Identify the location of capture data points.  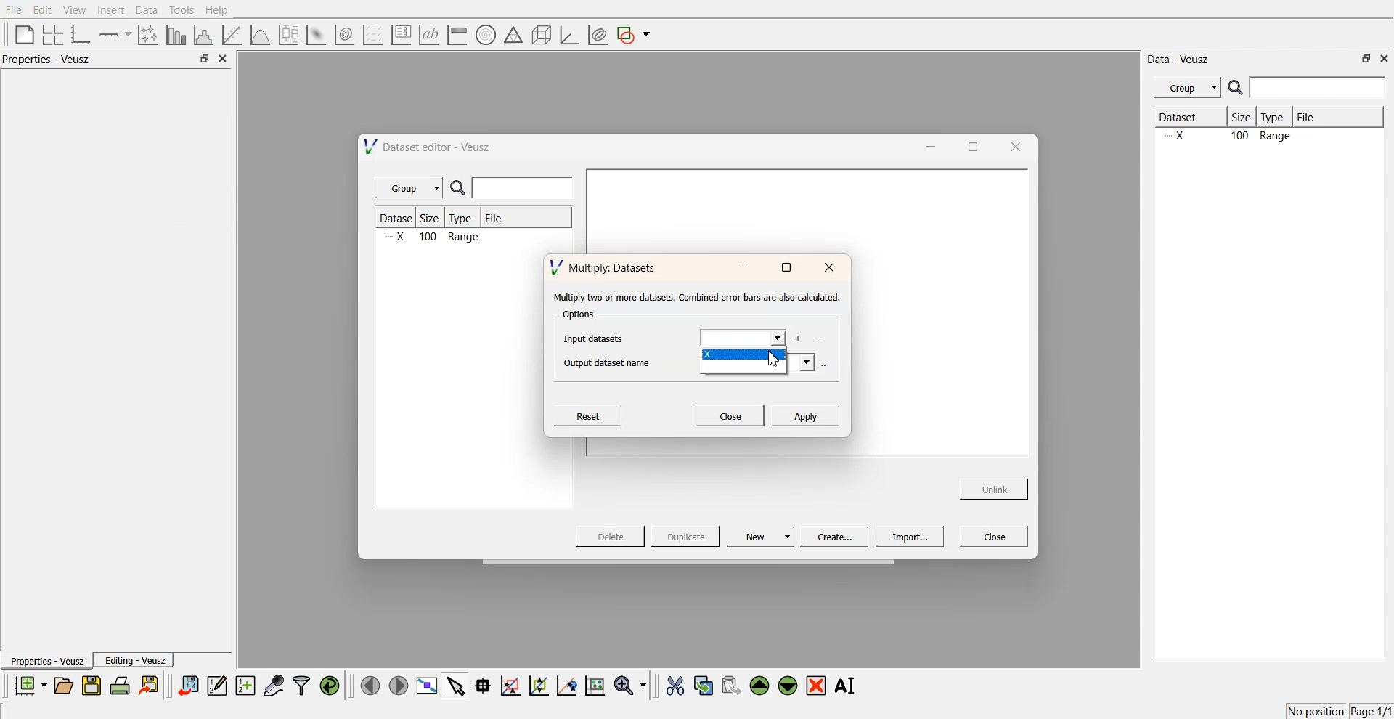
(274, 686).